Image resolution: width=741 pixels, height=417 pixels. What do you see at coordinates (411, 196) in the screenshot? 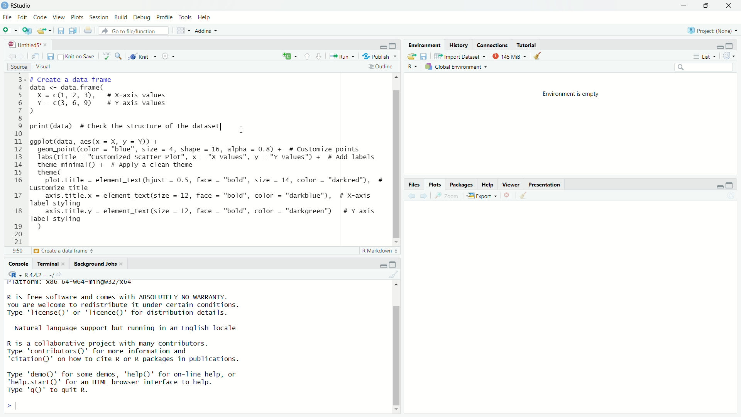
I see `Back ` at bounding box center [411, 196].